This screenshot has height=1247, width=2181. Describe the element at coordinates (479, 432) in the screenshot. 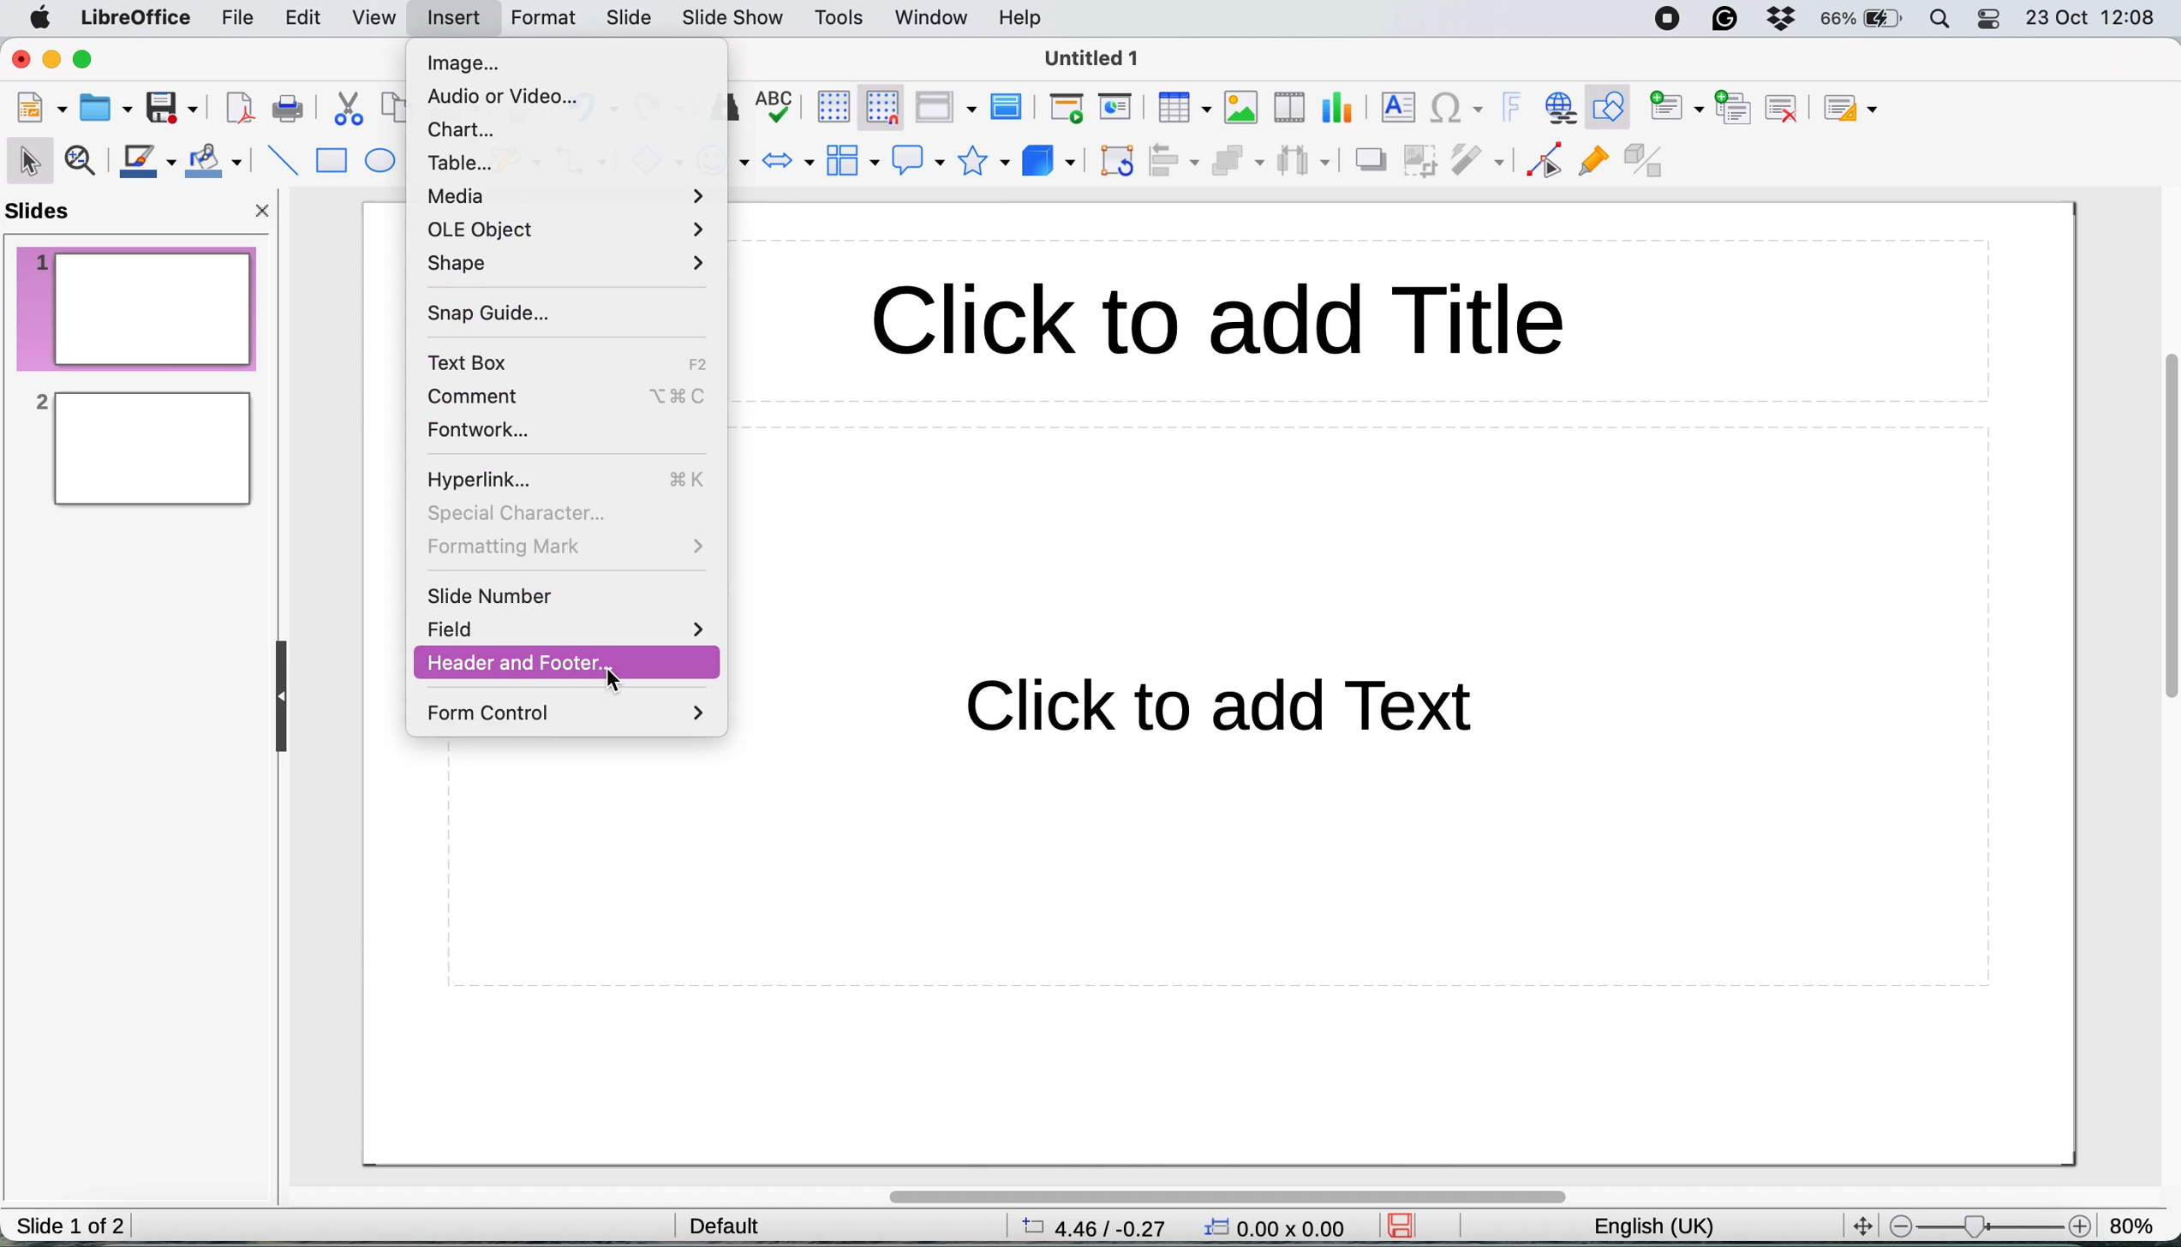

I see `fontwork` at that location.